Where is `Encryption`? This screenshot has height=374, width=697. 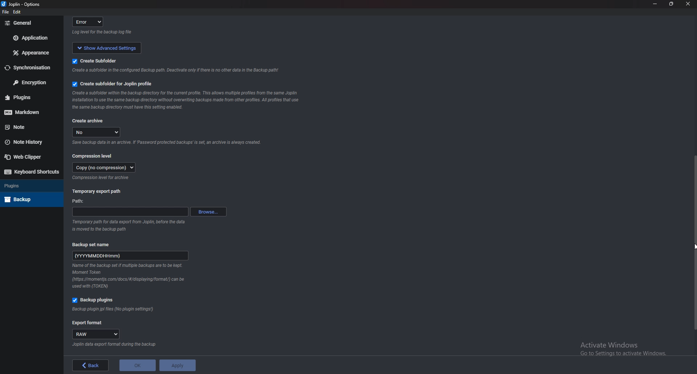 Encryption is located at coordinates (30, 82).